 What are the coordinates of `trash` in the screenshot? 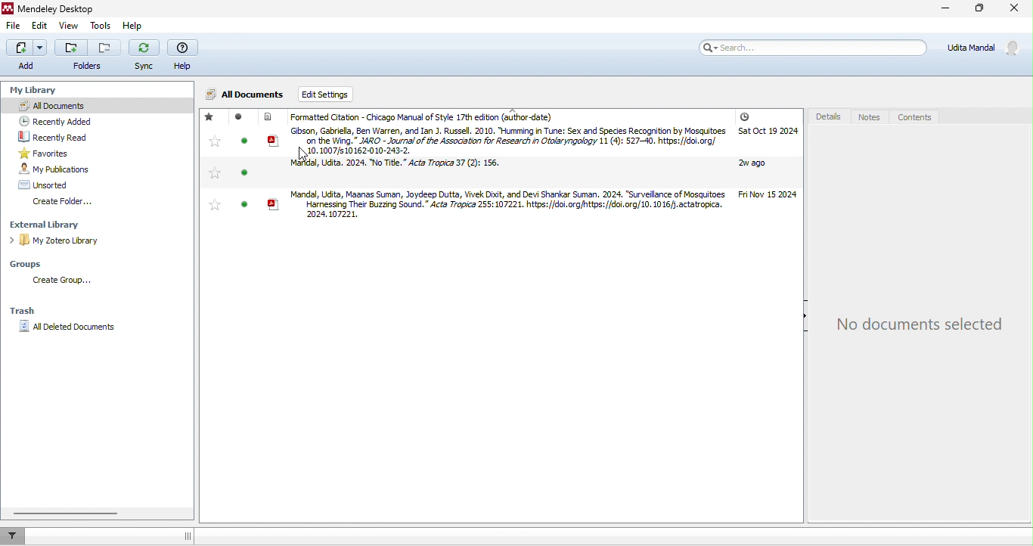 It's located at (23, 311).